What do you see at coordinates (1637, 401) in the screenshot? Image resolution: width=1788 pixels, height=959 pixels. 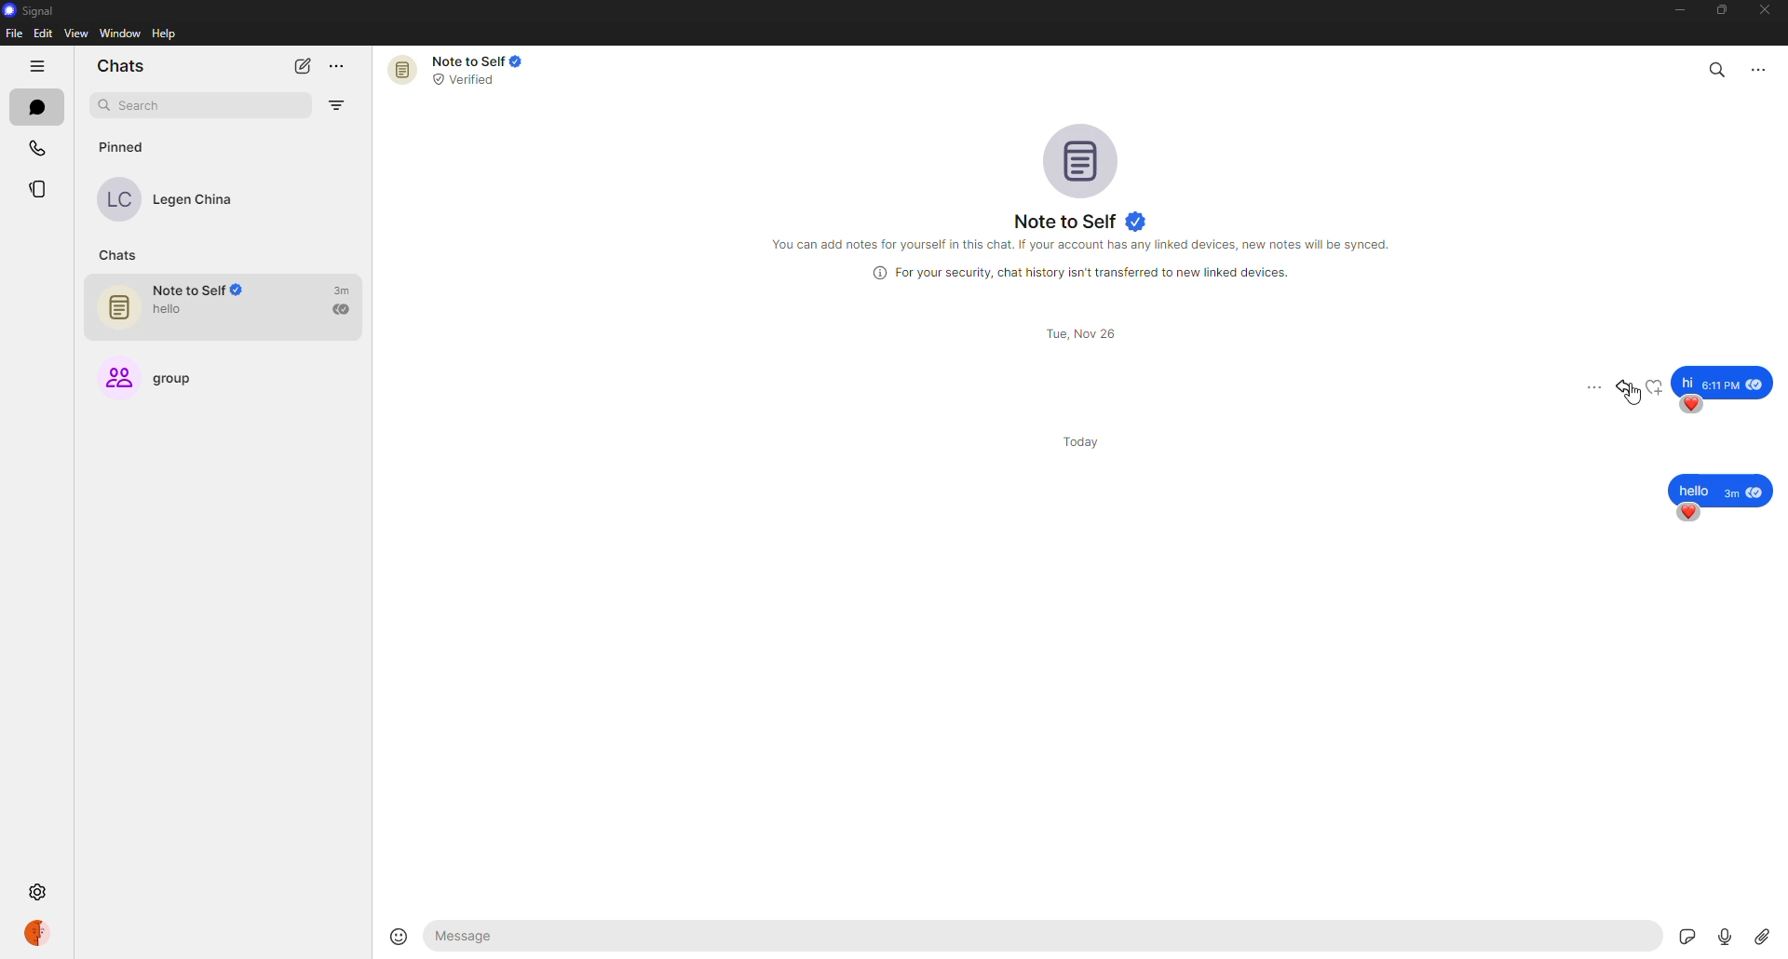 I see `cursor` at bounding box center [1637, 401].